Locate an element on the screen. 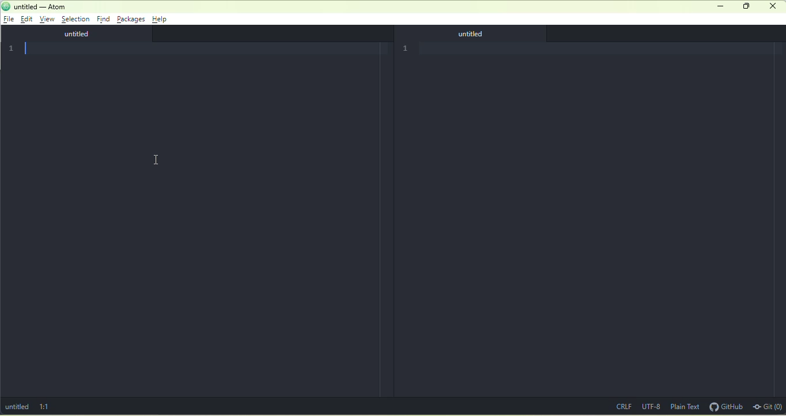 The width and height of the screenshot is (786, 416). minimize is located at coordinates (721, 6).